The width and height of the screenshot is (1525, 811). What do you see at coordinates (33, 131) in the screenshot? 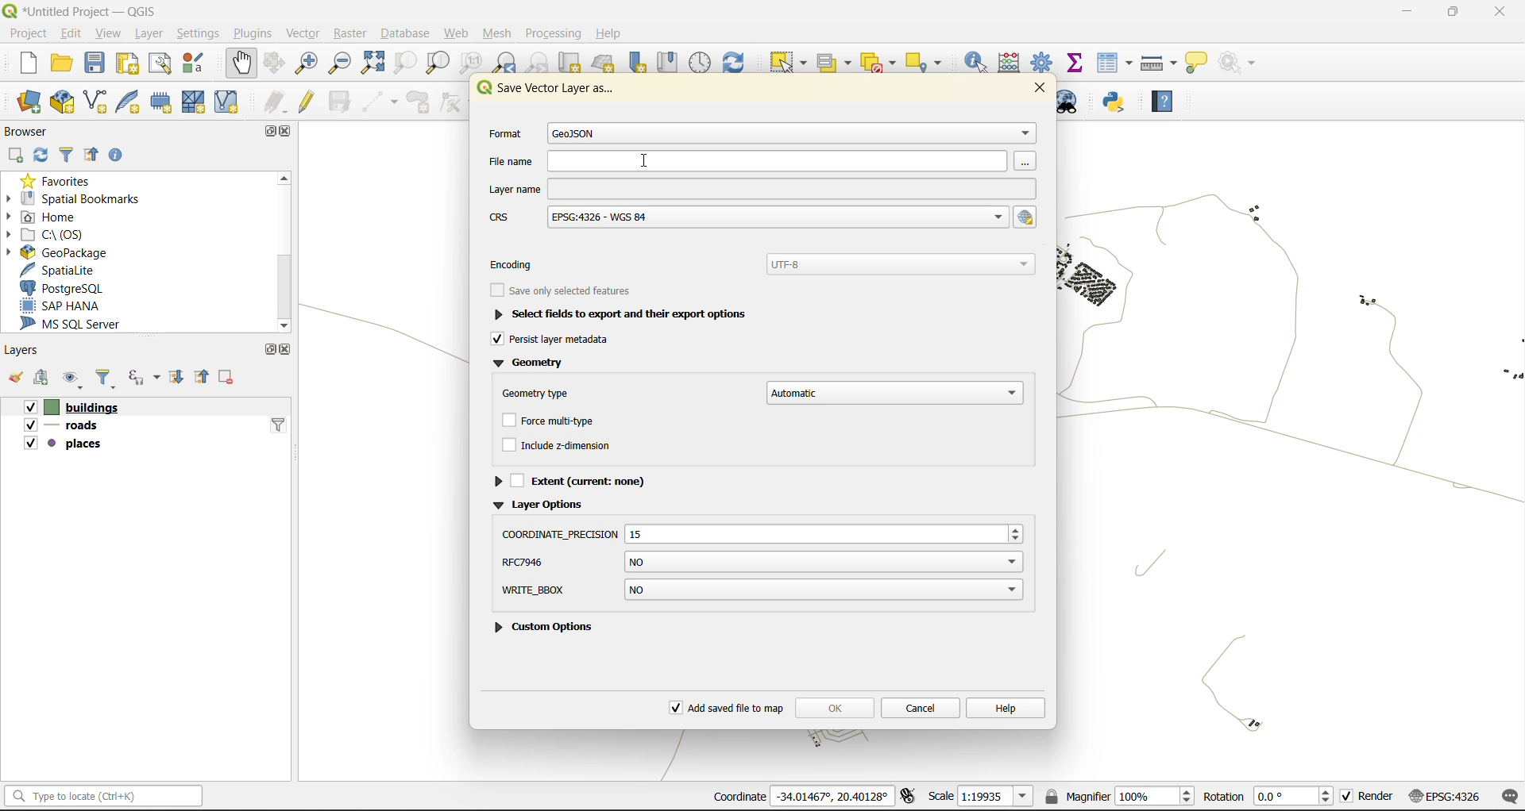
I see `browser` at bounding box center [33, 131].